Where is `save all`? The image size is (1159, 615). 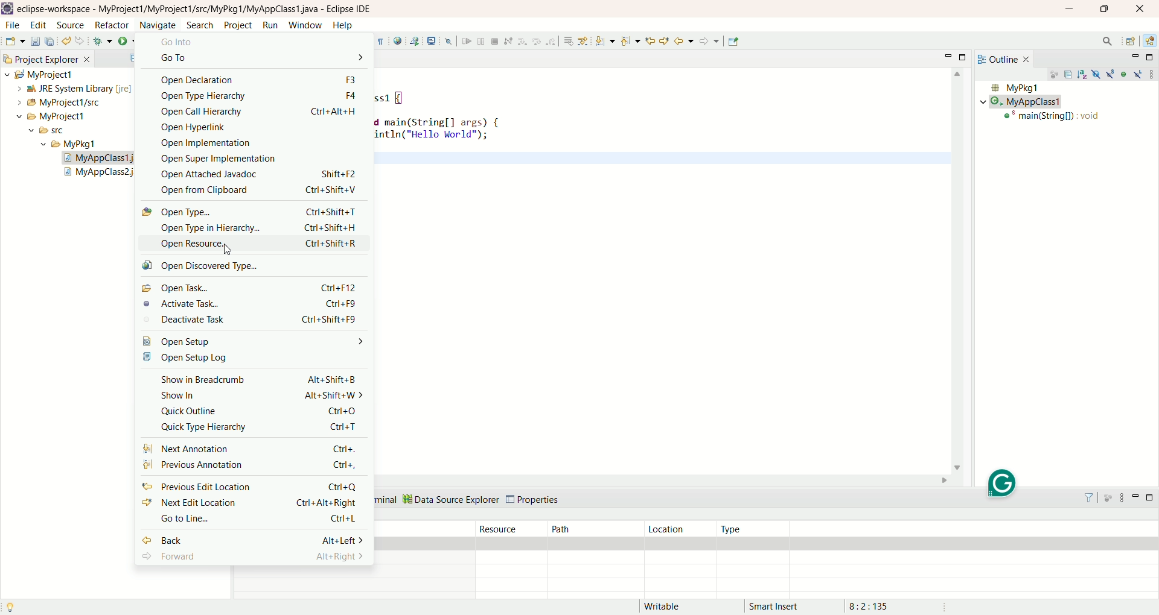
save all is located at coordinates (51, 41).